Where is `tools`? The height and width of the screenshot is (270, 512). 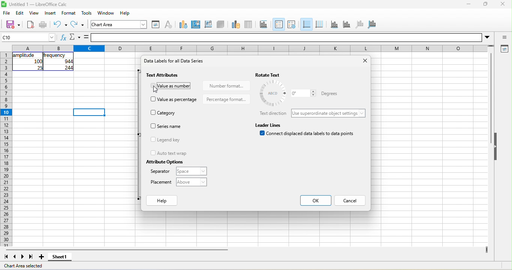
tools is located at coordinates (87, 13).